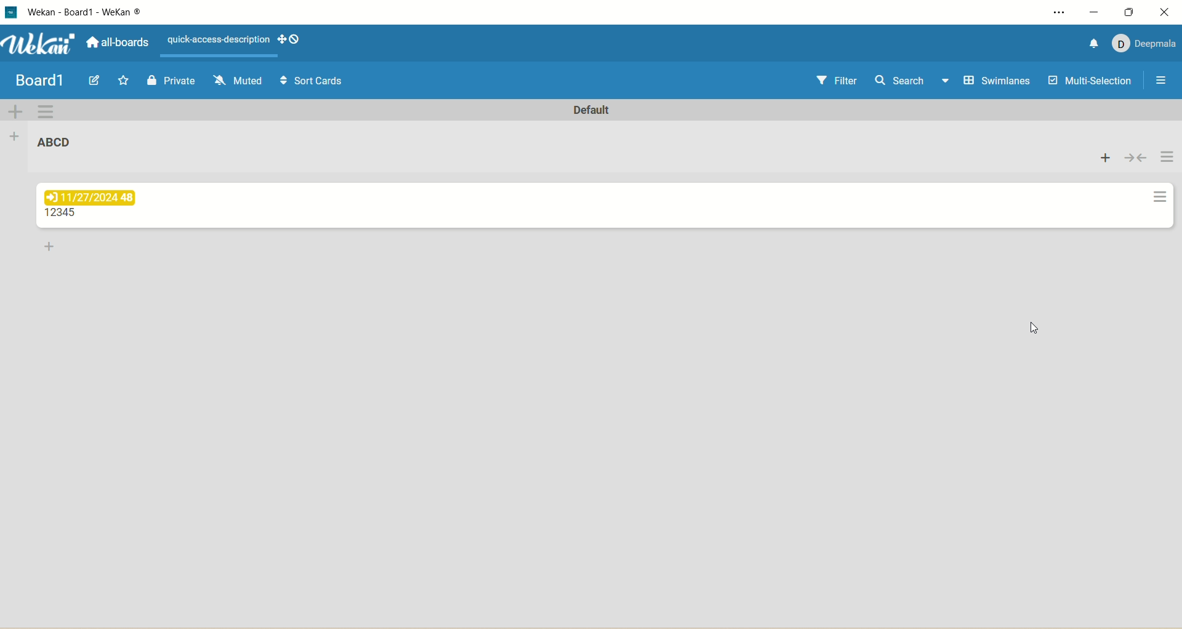 The width and height of the screenshot is (1182, 629). I want to click on default, so click(593, 110).